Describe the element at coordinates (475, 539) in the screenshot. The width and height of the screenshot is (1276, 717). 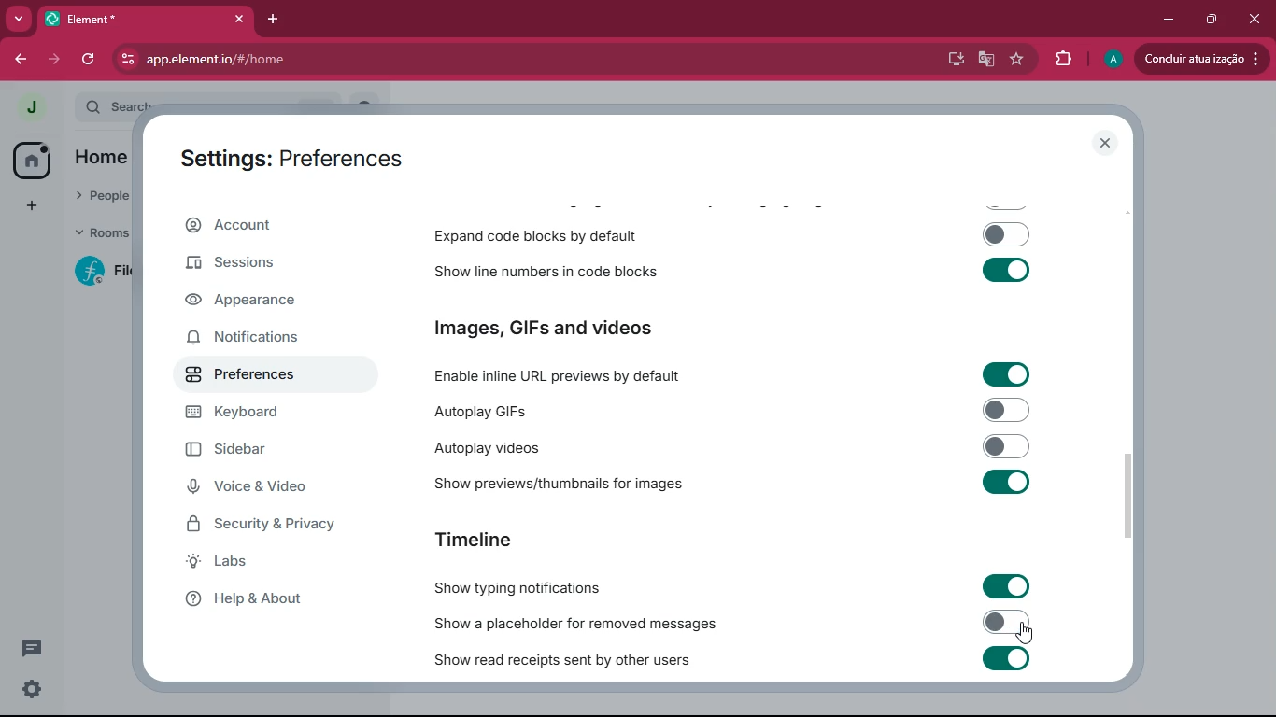
I see `timeline` at that location.